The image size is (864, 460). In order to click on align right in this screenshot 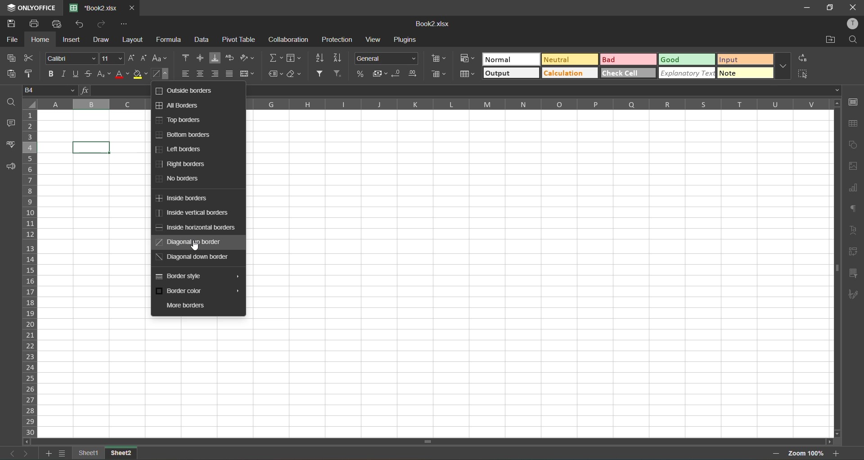, I will do `click(214, 73)`.